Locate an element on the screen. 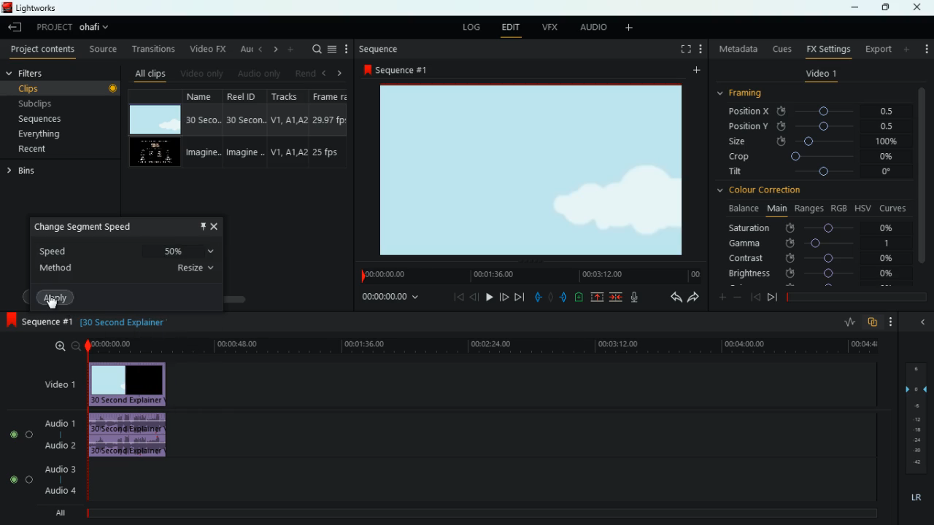 The height and width of the screenshot is (525, 934). vertical scroll bar is located at coordinates (922, 174).